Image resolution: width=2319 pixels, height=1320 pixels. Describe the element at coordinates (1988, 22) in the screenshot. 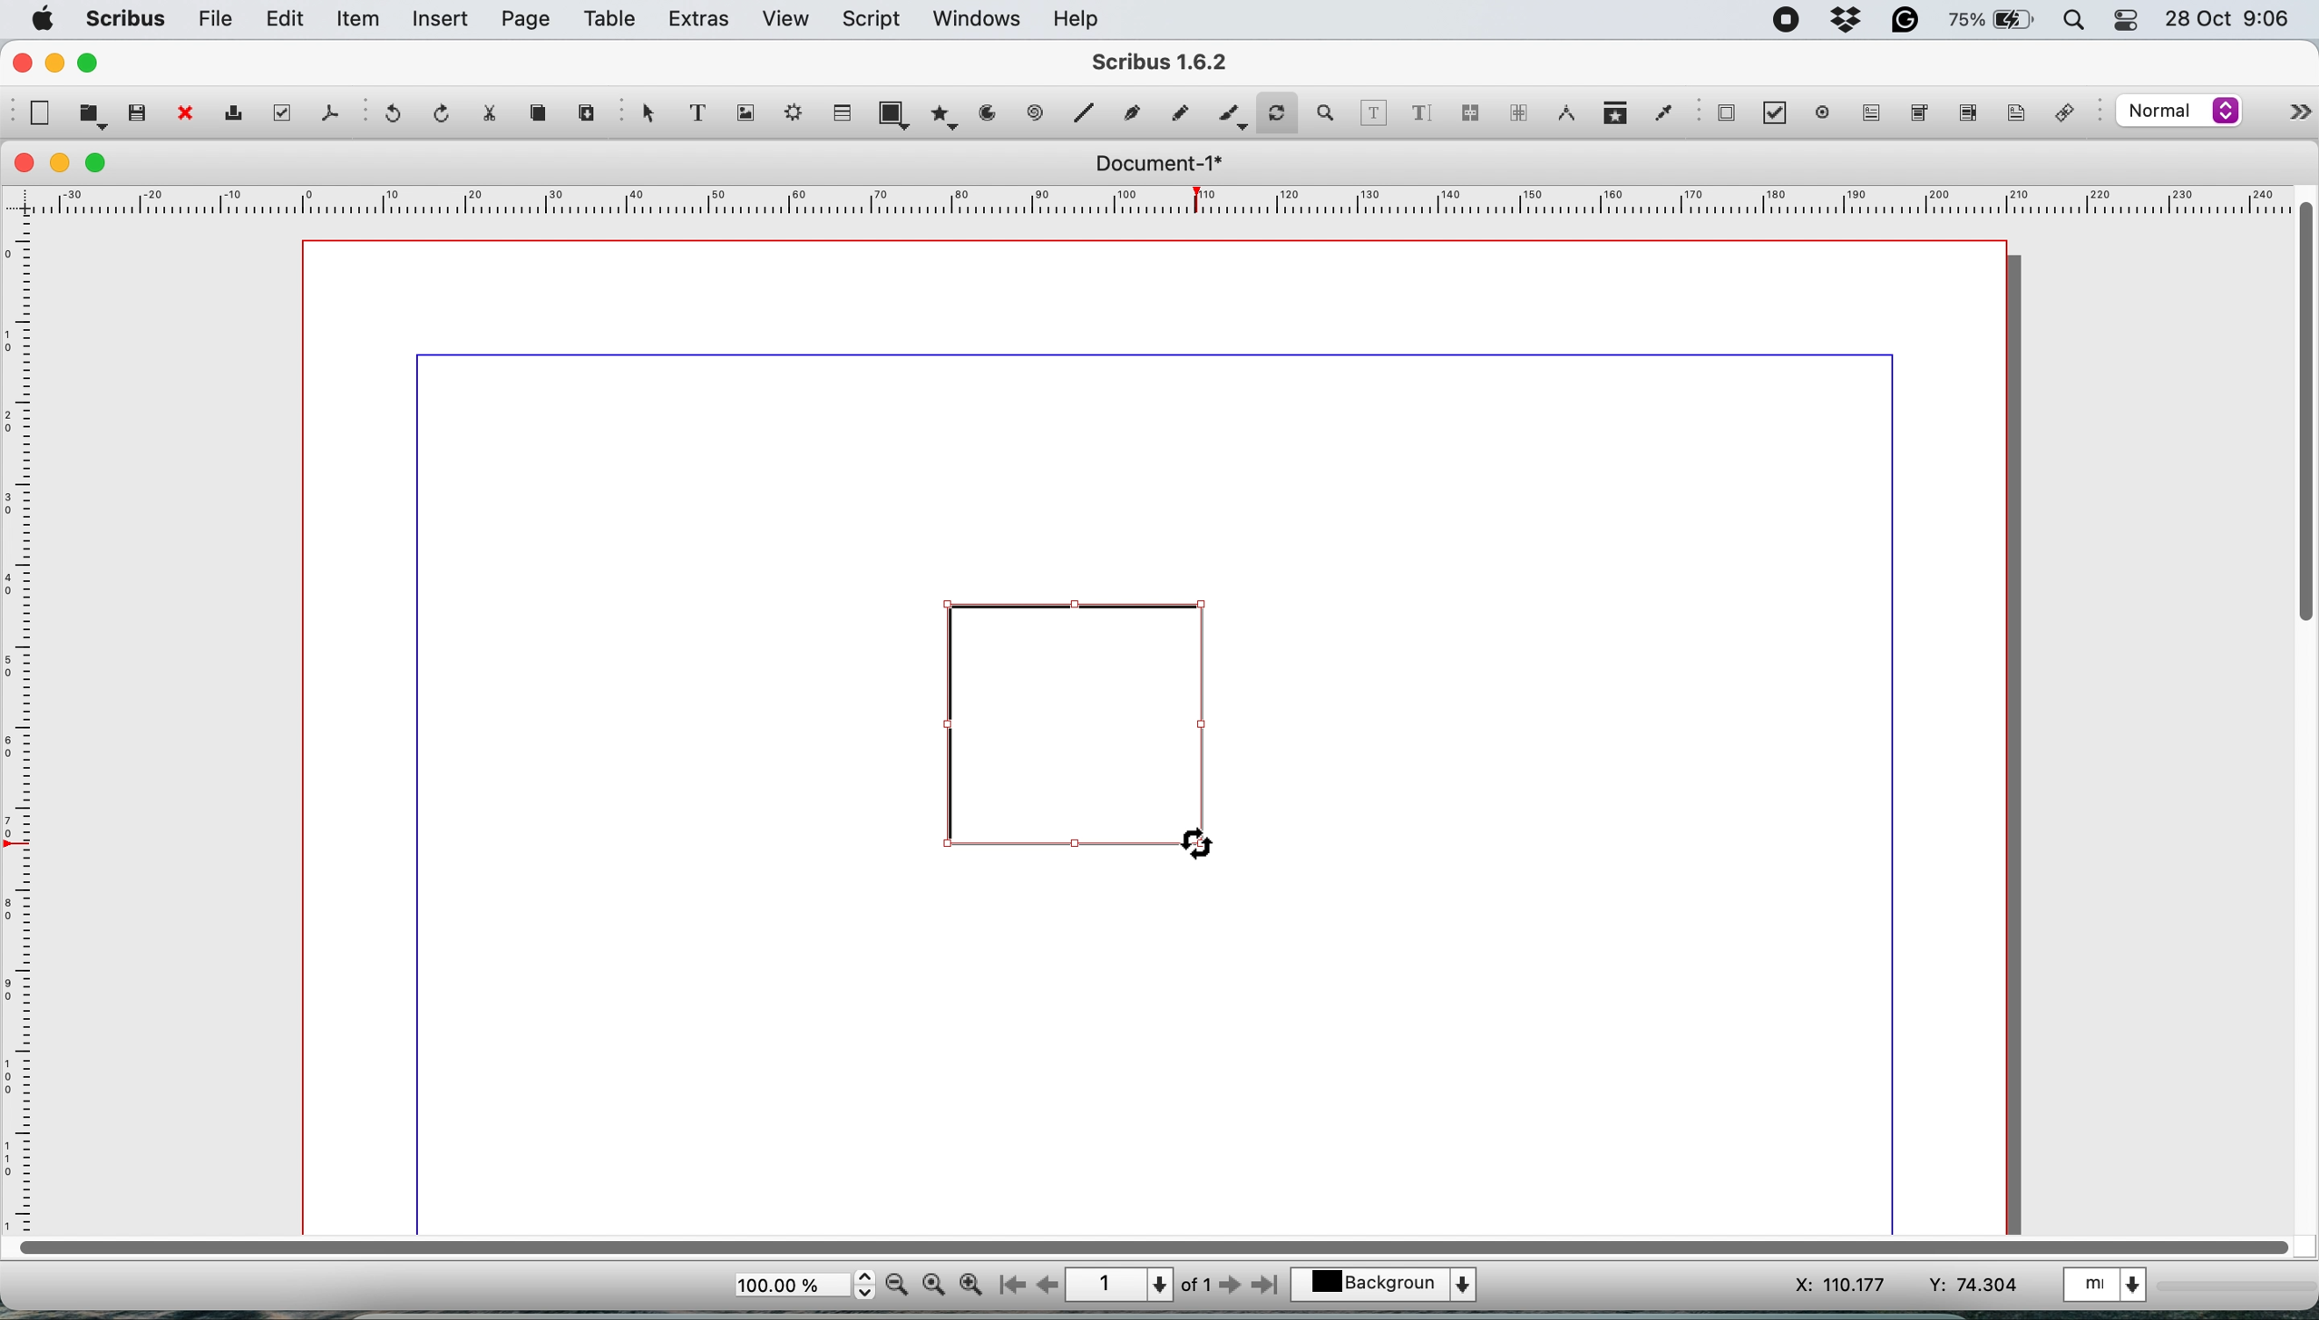

I see `battery` at that location.